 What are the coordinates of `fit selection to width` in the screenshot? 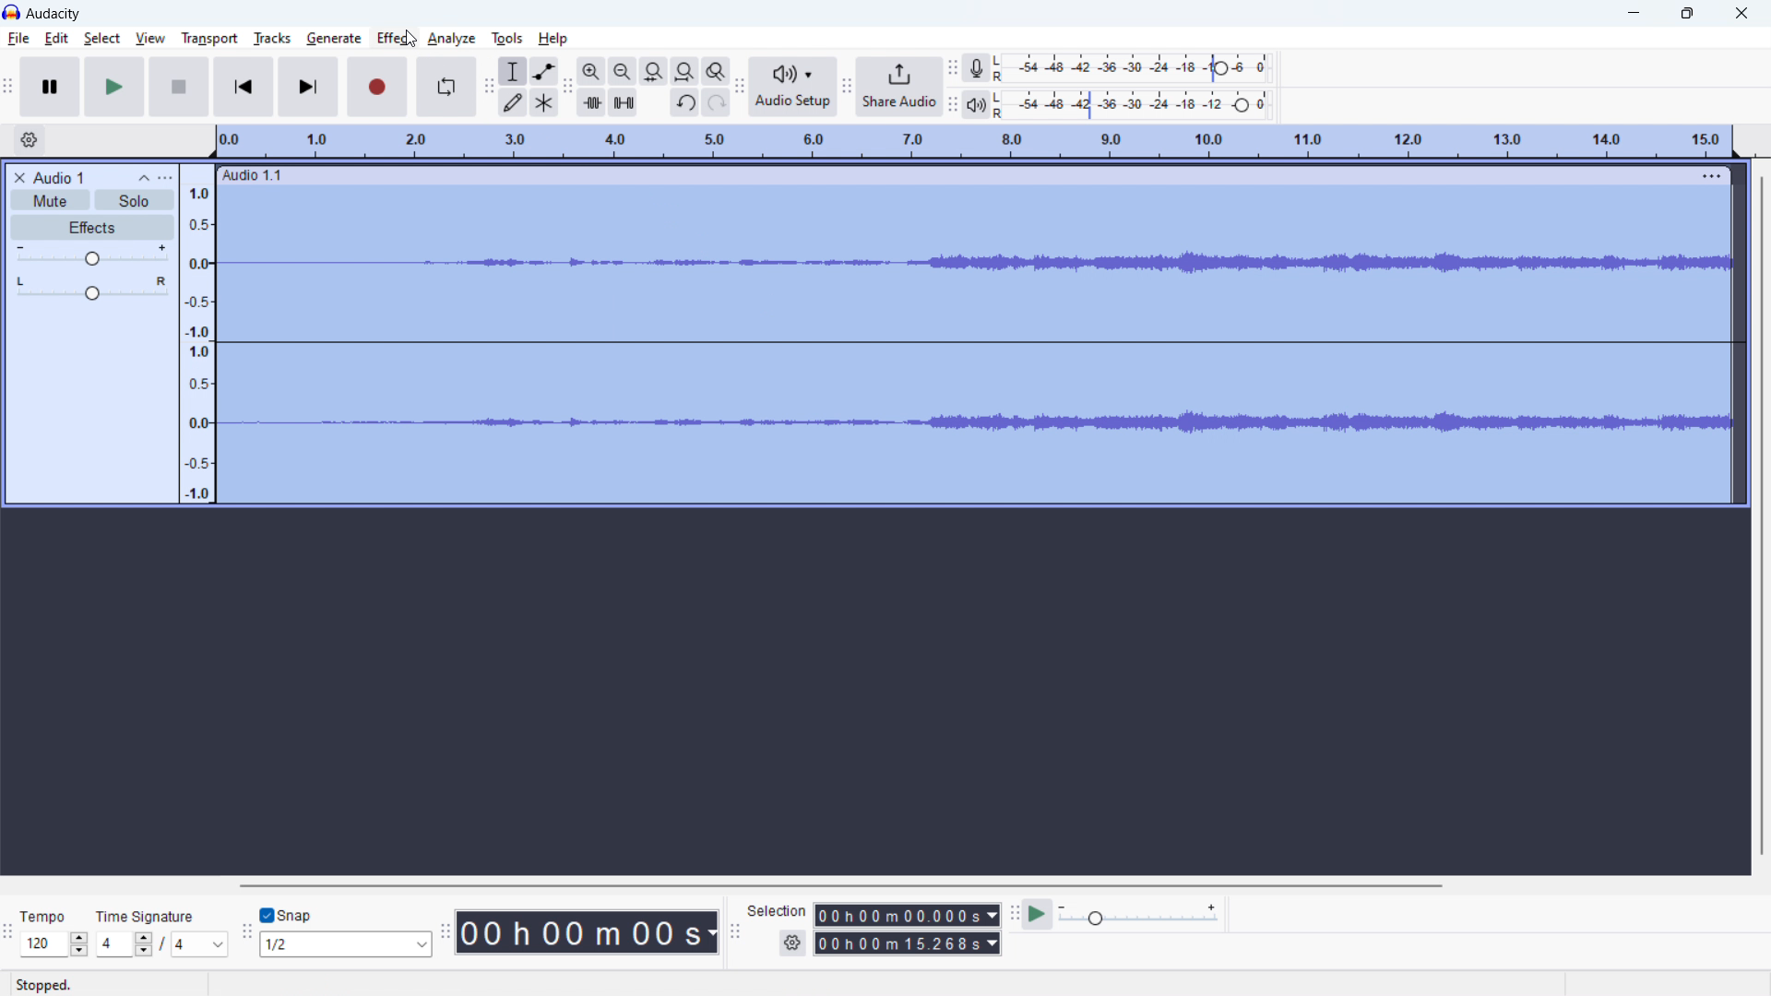 It's located at (653, 71).